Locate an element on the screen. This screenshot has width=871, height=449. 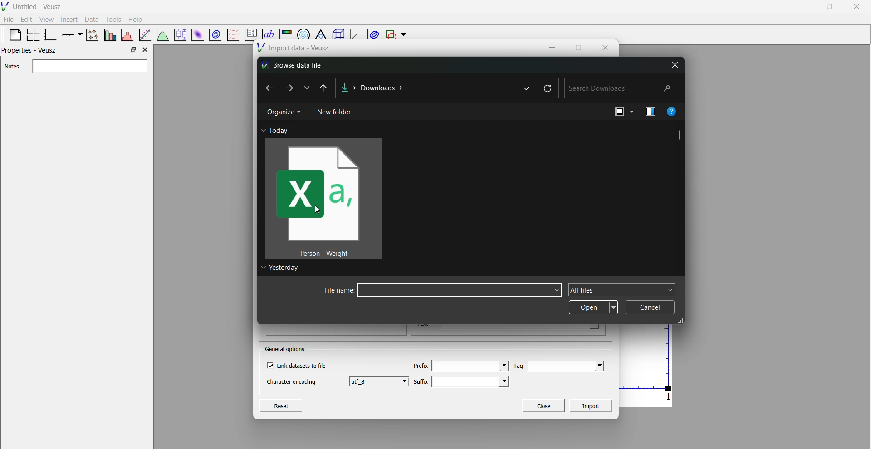
maximize property bar is located at coordinates (133, 50).